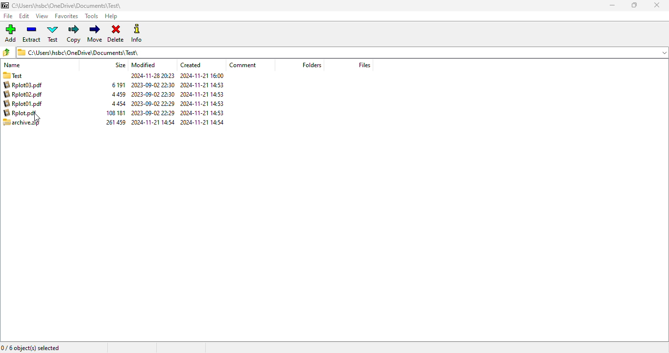 The image size is (669, 353). What do you see at coordinates (364, 65) in the screenshot?
I see `files` at bounding box center [364, 65].